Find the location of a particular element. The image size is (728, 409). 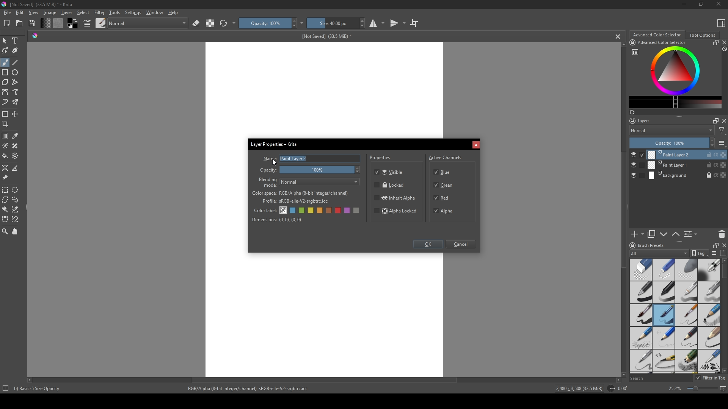

lemon is located at coordinates (311, 210).